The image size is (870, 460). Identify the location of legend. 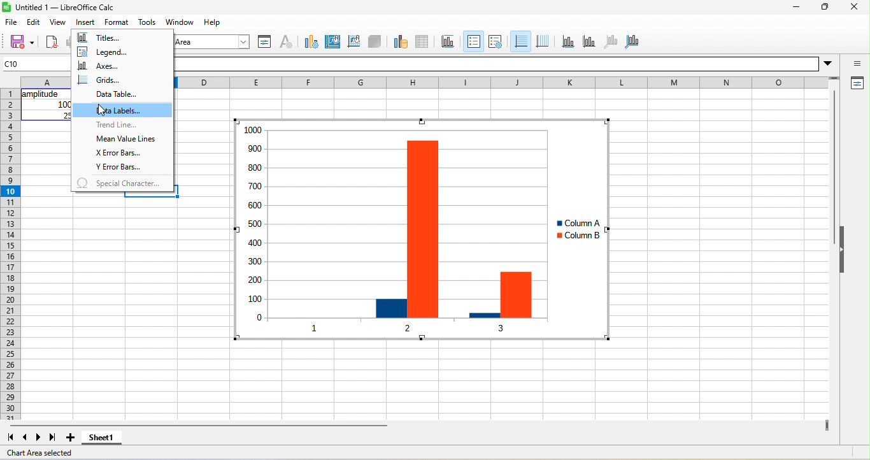
(115, 54).